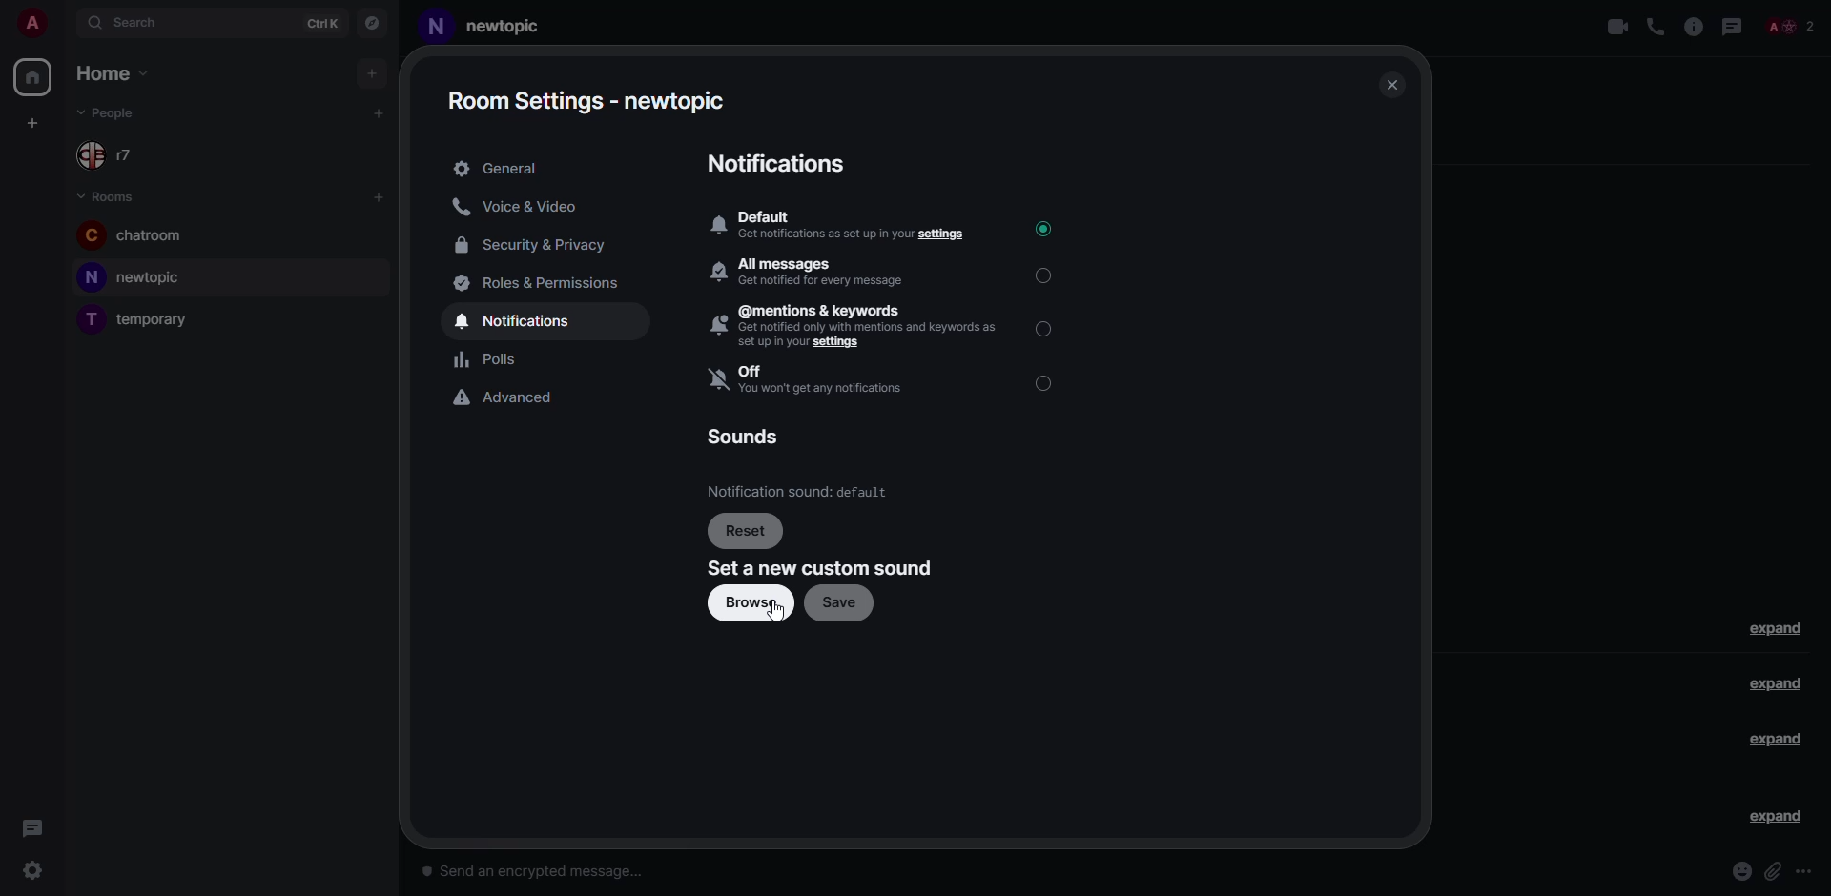  I want to click on voice, so click(522, 206).